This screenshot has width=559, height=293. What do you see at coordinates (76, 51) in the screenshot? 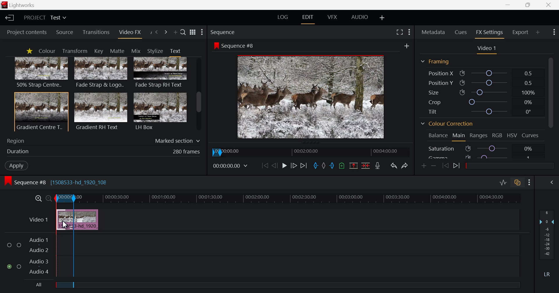
I see `Transform` at bounding box center [76, 51].